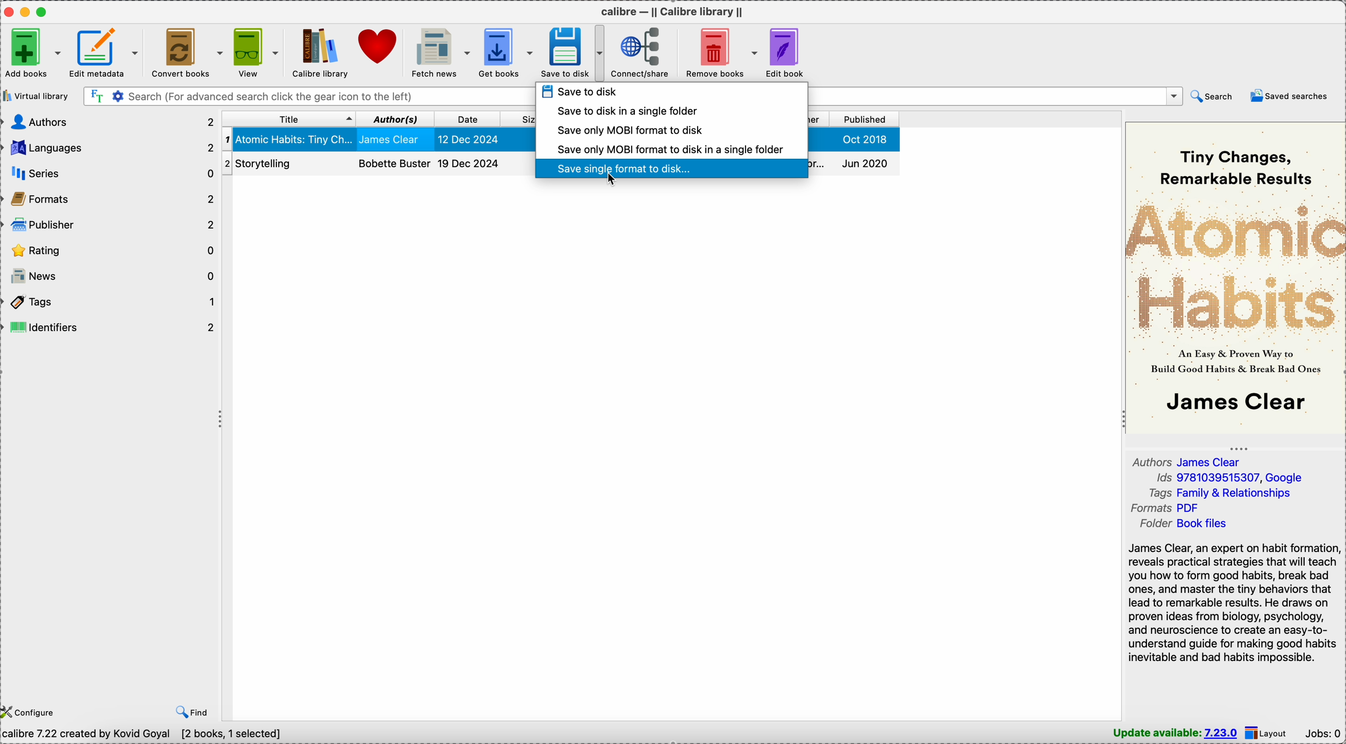 The height and width of the screenshot is (744, 1346). What do you see at coordinates (1290, 95) in the screenshot?
I see `saved searches` at bounding box center [1290, 95].